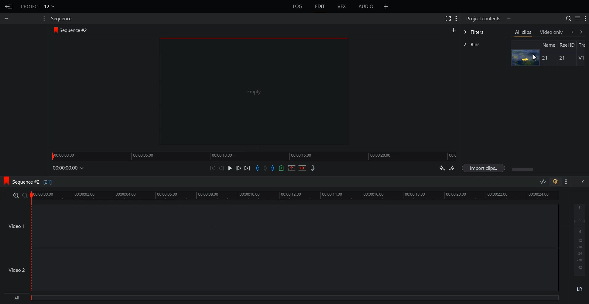 Image resolution: width=589 pixels, height=304 pixels. I want to click on Toggle between list and tile view, so click(577, 18).